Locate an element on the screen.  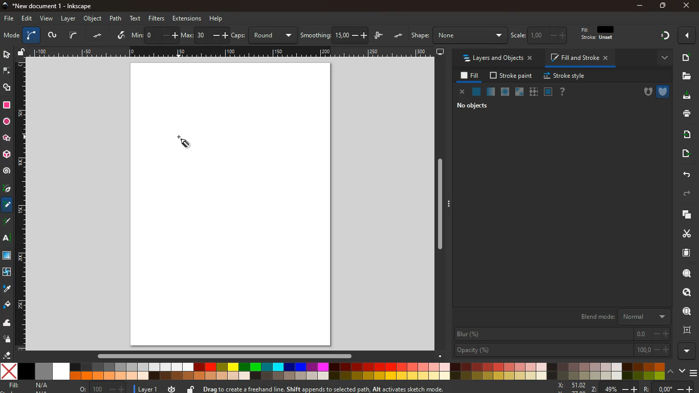
Text tool is located at coordinates (9, 238).